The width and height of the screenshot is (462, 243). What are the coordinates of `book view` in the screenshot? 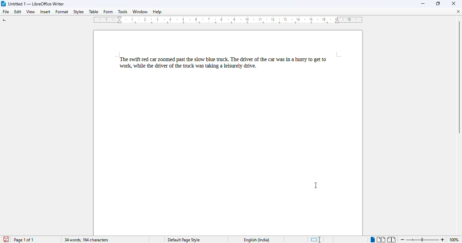 It's located at (392, 240).